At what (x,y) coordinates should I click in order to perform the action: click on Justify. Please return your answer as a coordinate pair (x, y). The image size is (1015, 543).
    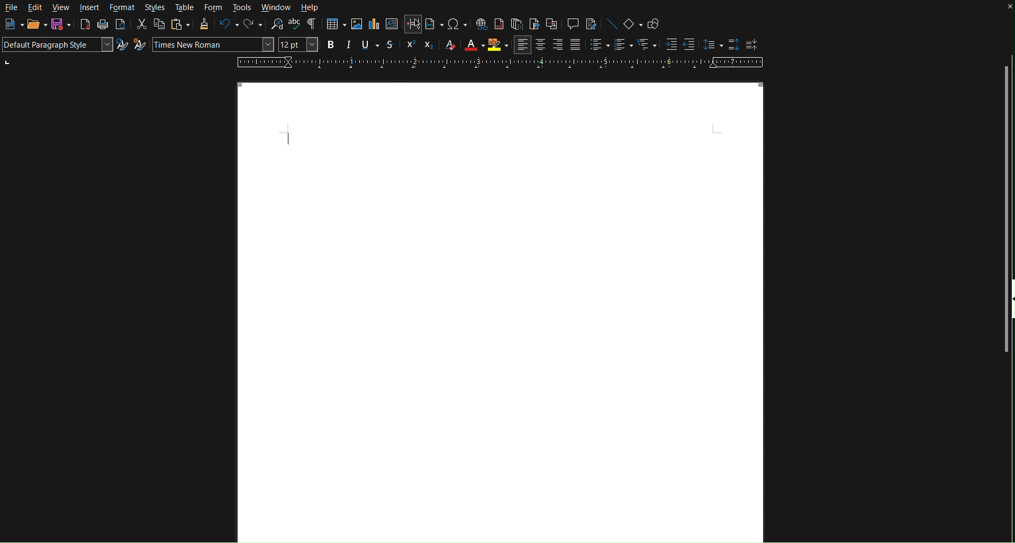
    Looking at the image, I should click on (575, 44).